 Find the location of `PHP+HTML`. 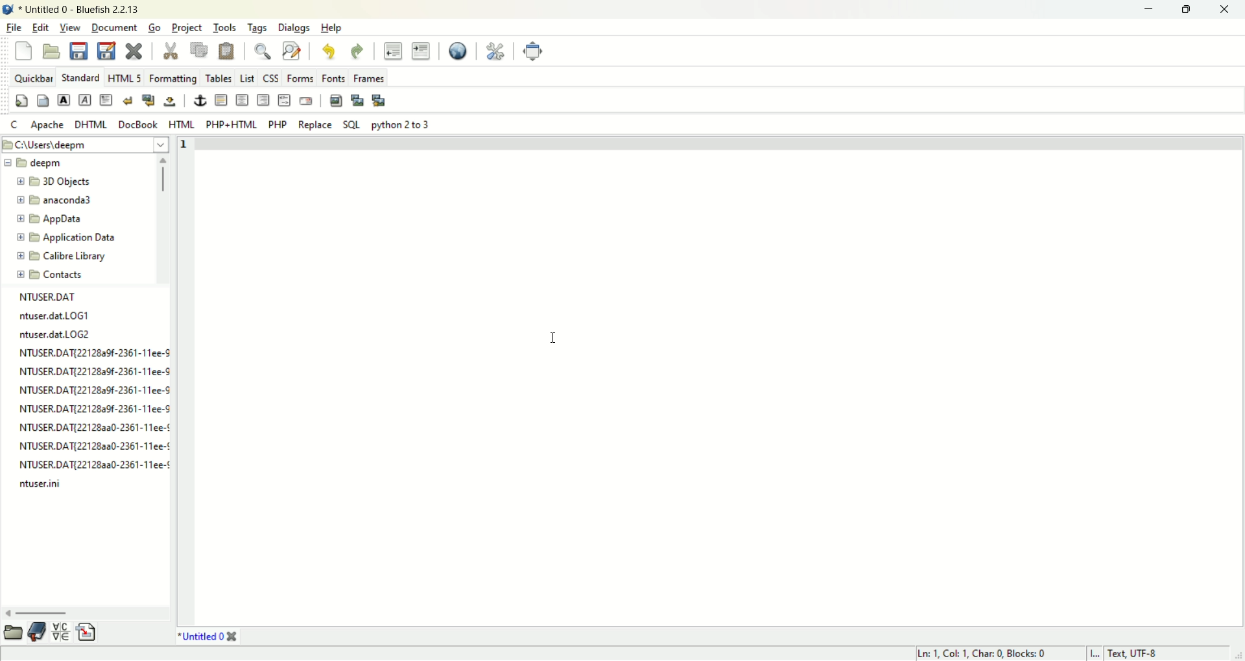

PHP+HTML is located at coordinates (231, 125).